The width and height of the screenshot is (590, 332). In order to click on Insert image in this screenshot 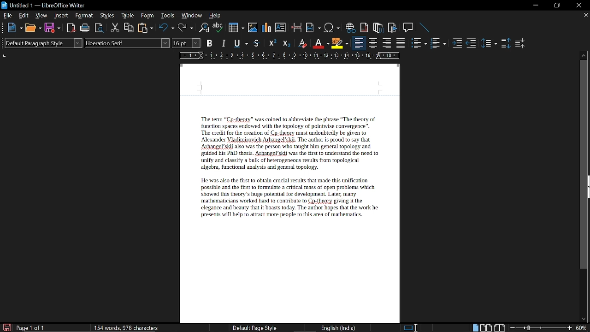, I will do `click(253, 27)`.